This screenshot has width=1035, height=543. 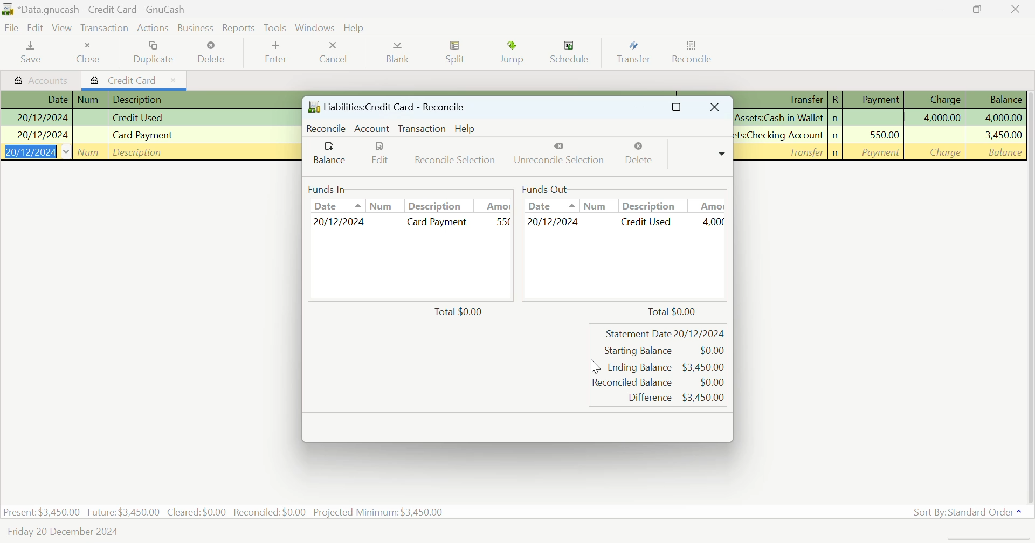 What do you see at coordinates (664, 351) in the screenshot?
I see `Starting Balance $0.00` at bounding box center [664, 351].